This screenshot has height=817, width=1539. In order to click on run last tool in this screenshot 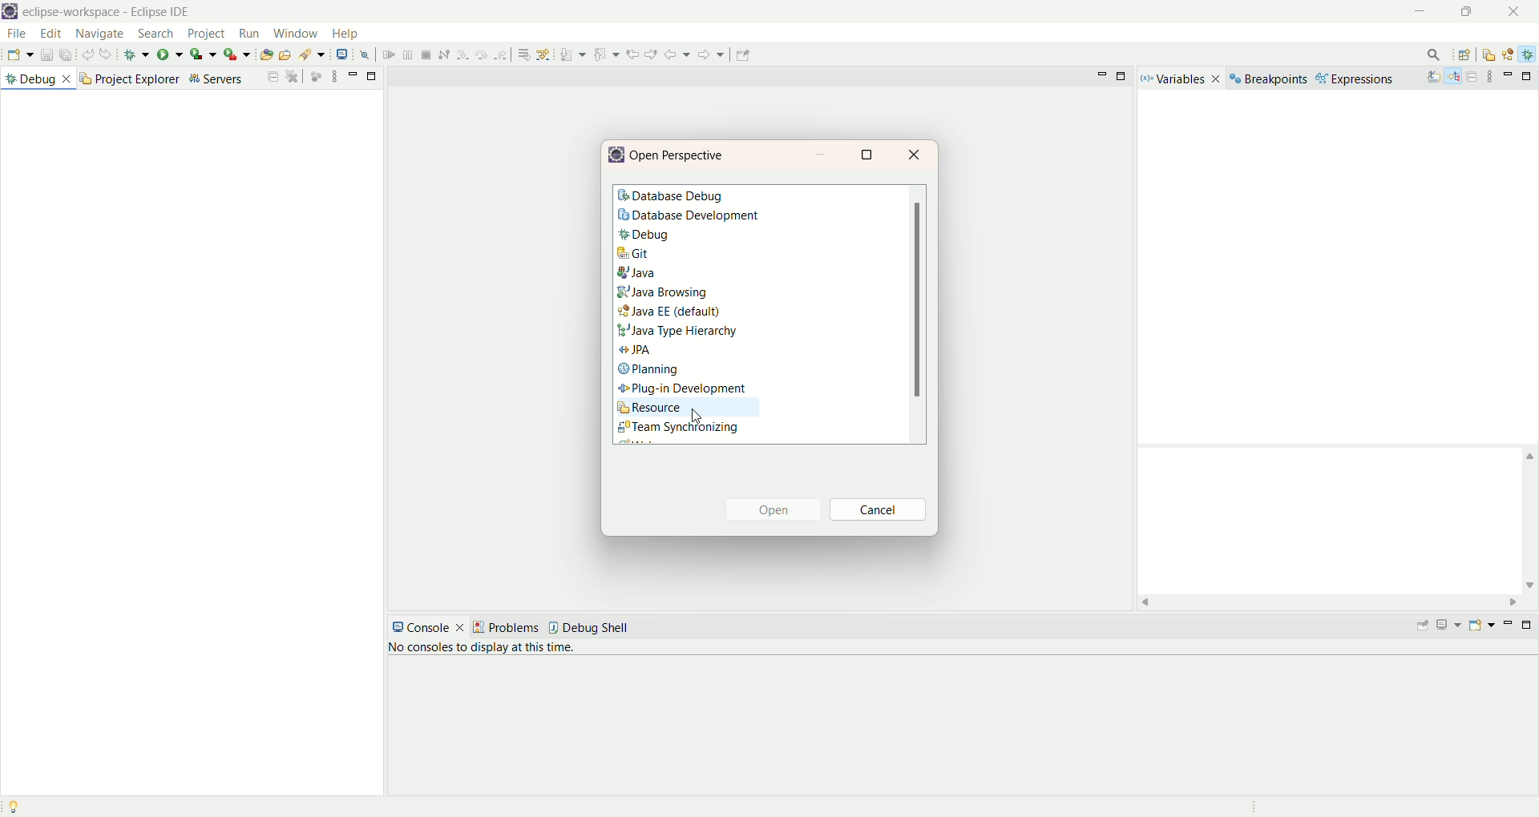, I will do `click(235, 54)`.